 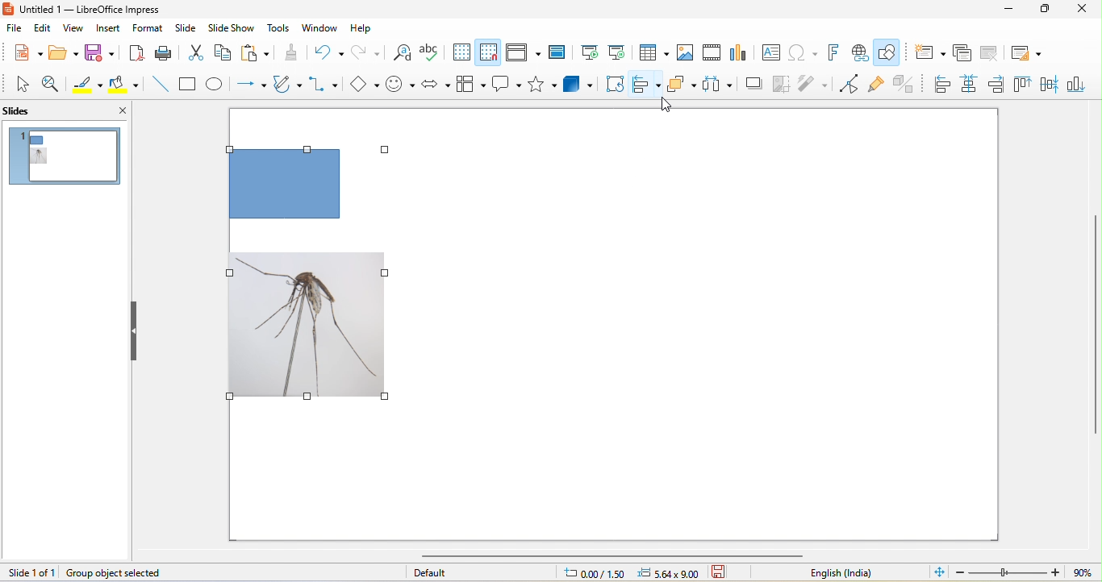 I want to click on block arrow, so click(x=438, y=84).